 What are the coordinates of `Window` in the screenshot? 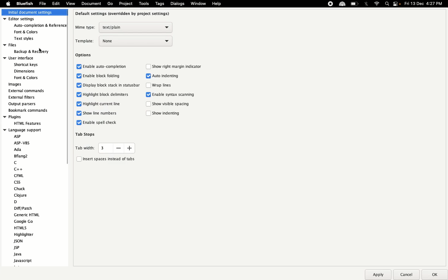 It's located at (198, 3).